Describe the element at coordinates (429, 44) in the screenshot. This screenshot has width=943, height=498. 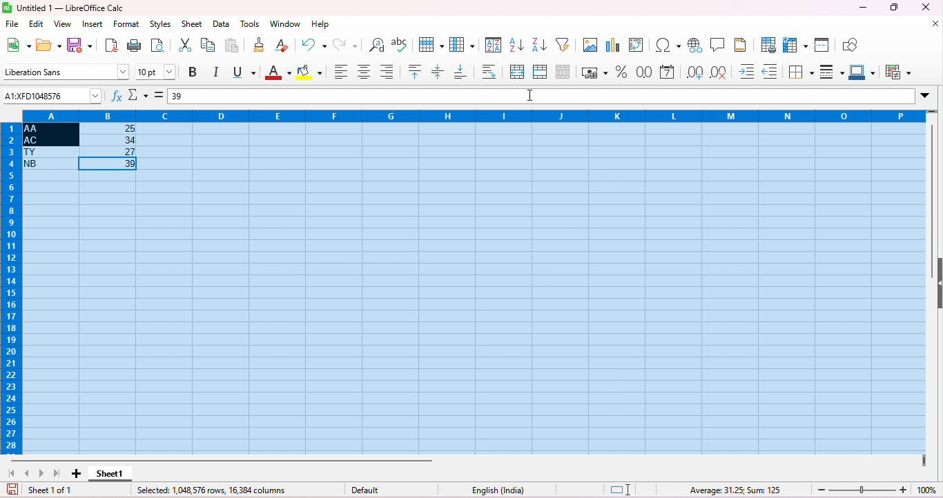
I see `row` at that location.